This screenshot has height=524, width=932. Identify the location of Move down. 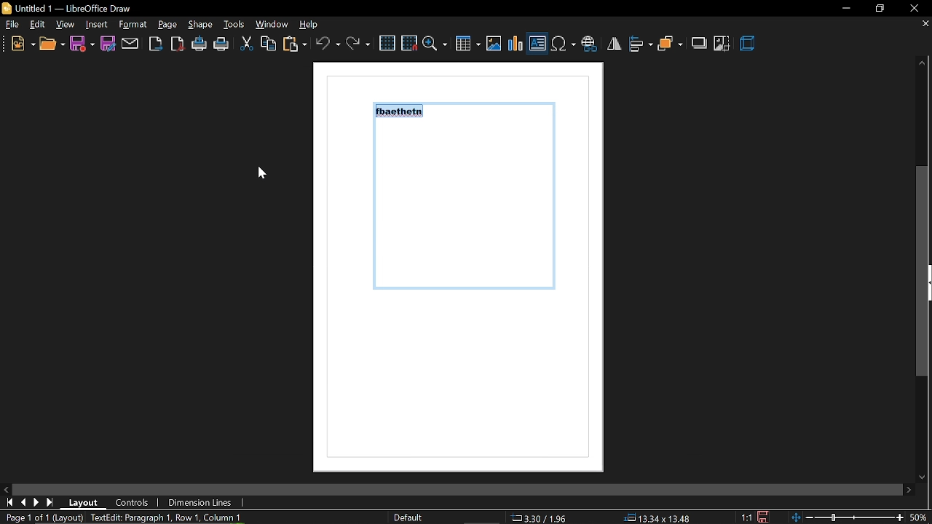
(924, 477).